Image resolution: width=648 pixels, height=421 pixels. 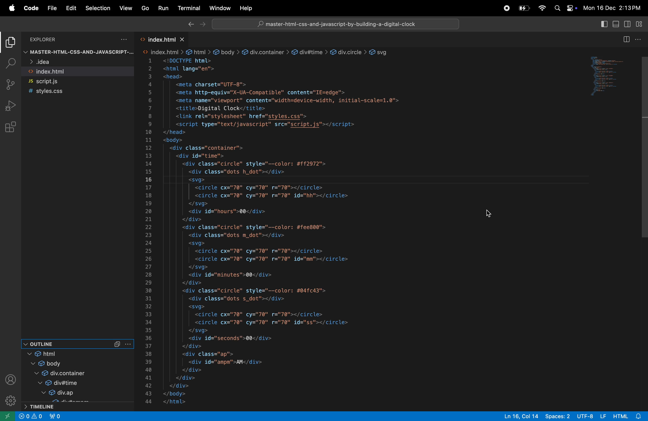 I want to click on div, so click(x=349, y=53).